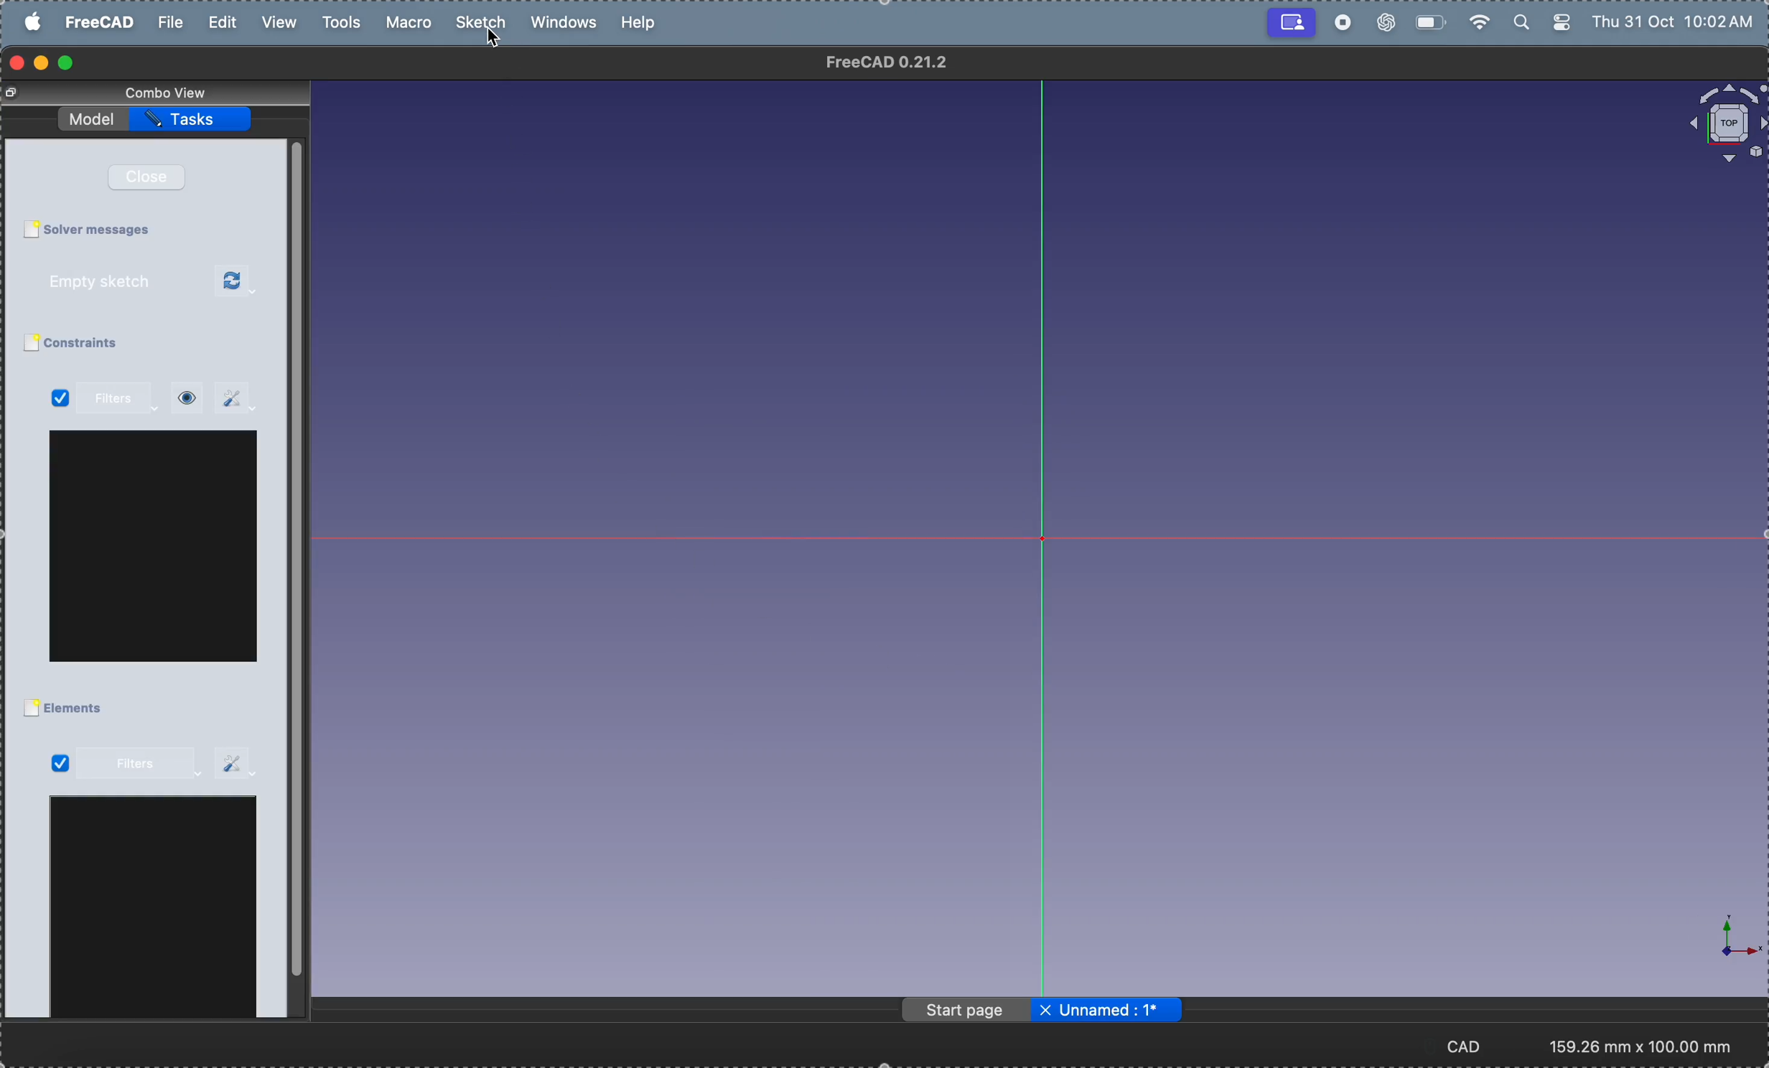 The image size is (1769, 1068). I want to click on model, so click(94, 116).